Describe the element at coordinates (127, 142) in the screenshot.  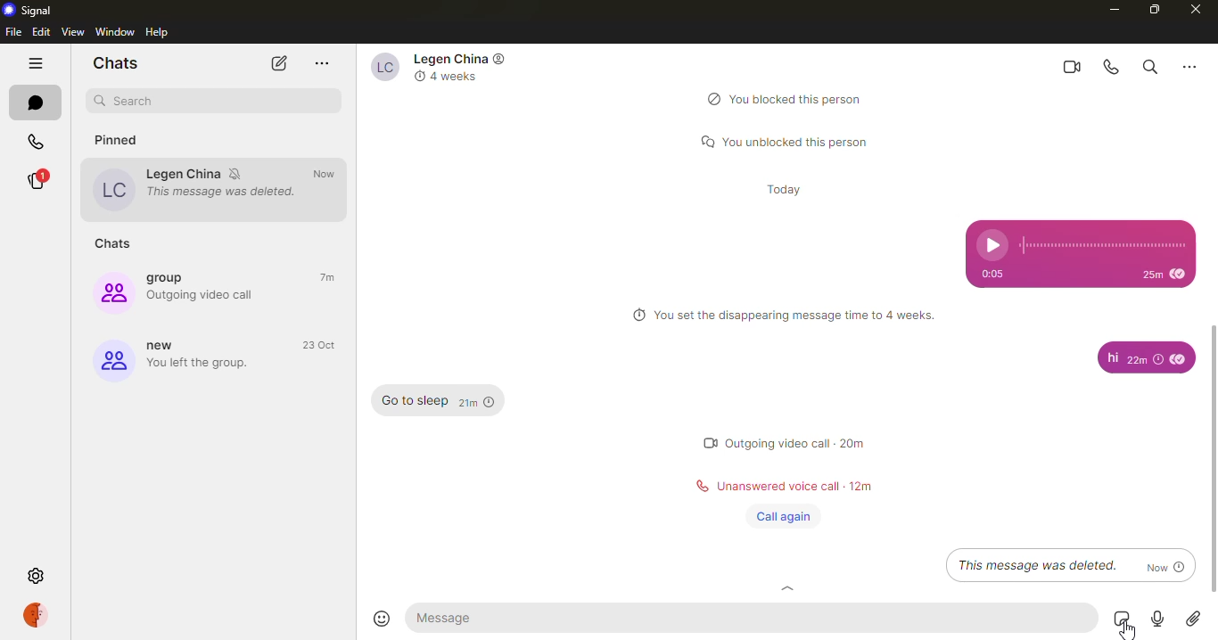
I see `pinned` at that location.